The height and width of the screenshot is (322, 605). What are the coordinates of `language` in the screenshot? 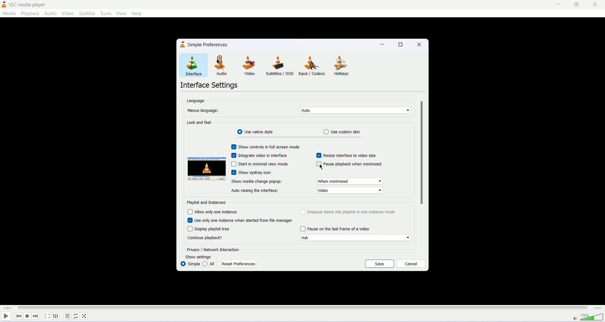 It's located at (195, 101).